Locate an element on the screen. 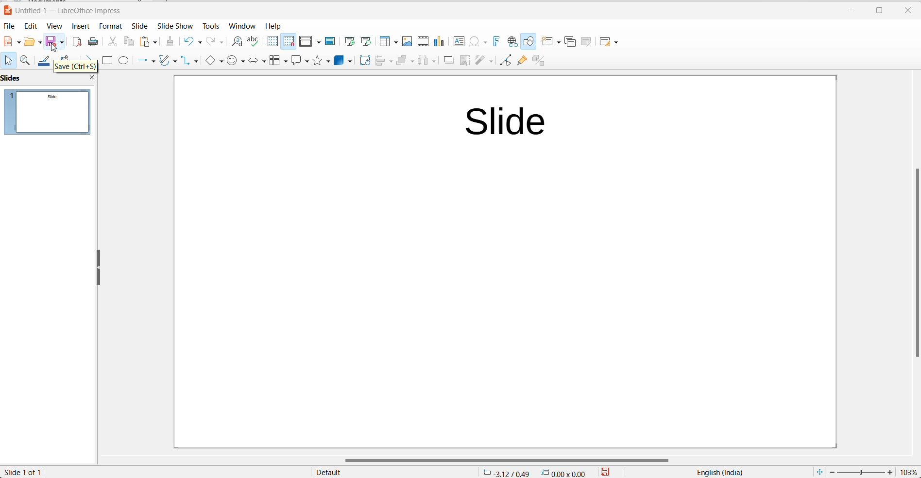 This screenshot has width=921, height=478. Copy is located at coordinates (126, 43).